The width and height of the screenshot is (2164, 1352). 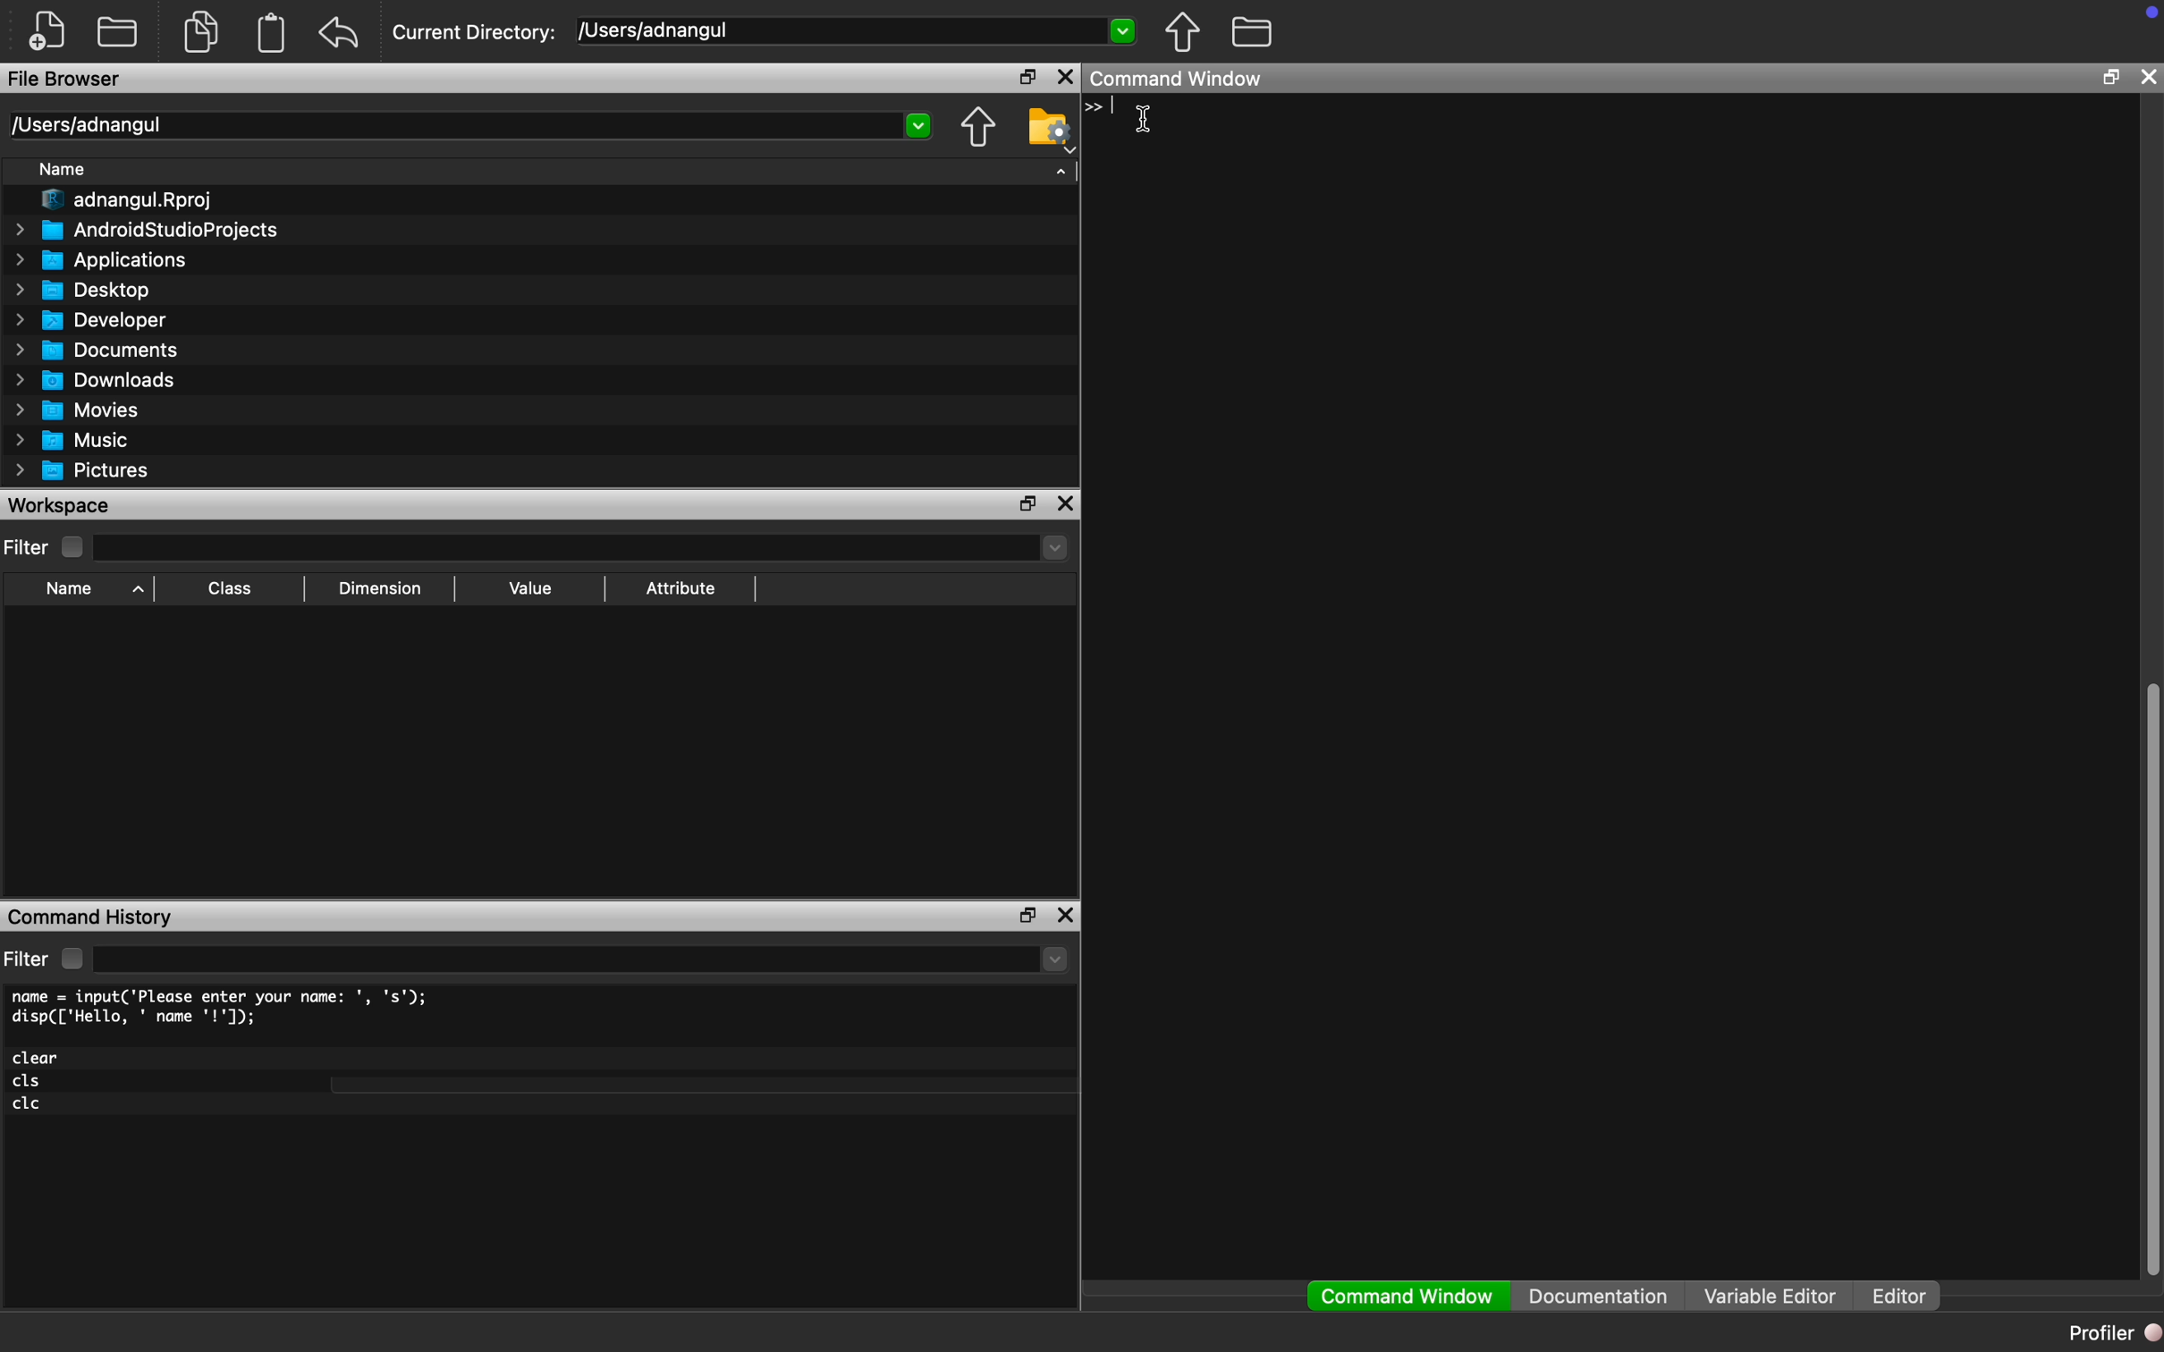 I want to click on Value, so click(x=530, y=587).